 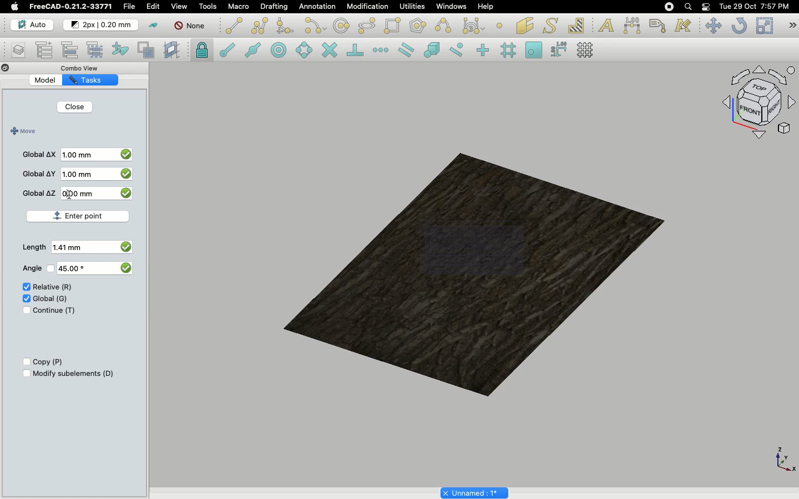 I want to click on Combo view, so click(x=85, y=68).